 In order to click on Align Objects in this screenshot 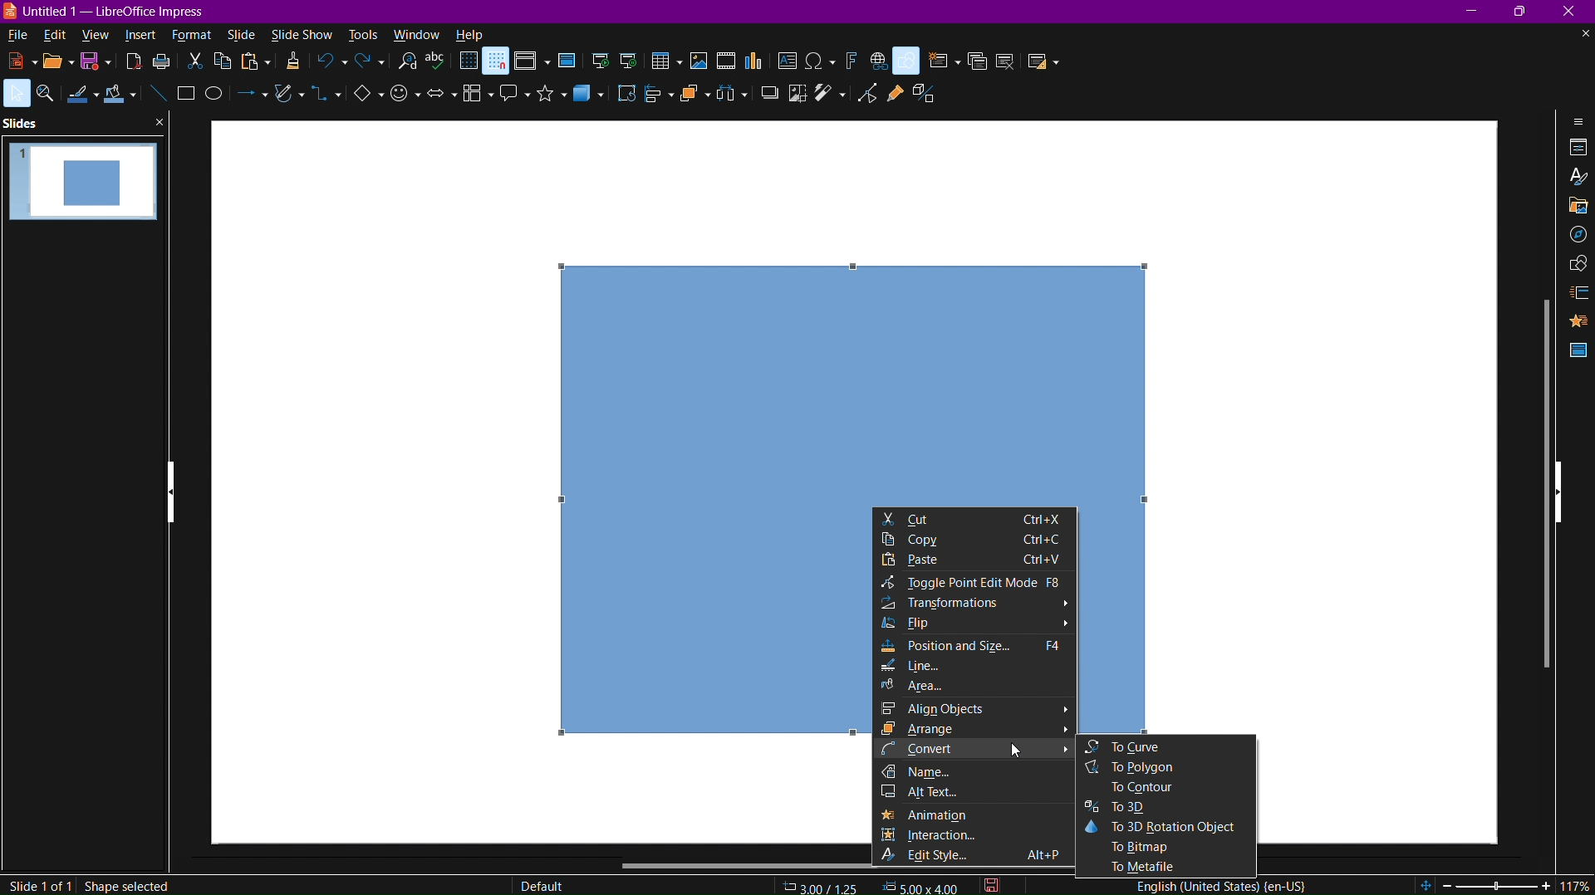, I will do `click(974, 712)`.